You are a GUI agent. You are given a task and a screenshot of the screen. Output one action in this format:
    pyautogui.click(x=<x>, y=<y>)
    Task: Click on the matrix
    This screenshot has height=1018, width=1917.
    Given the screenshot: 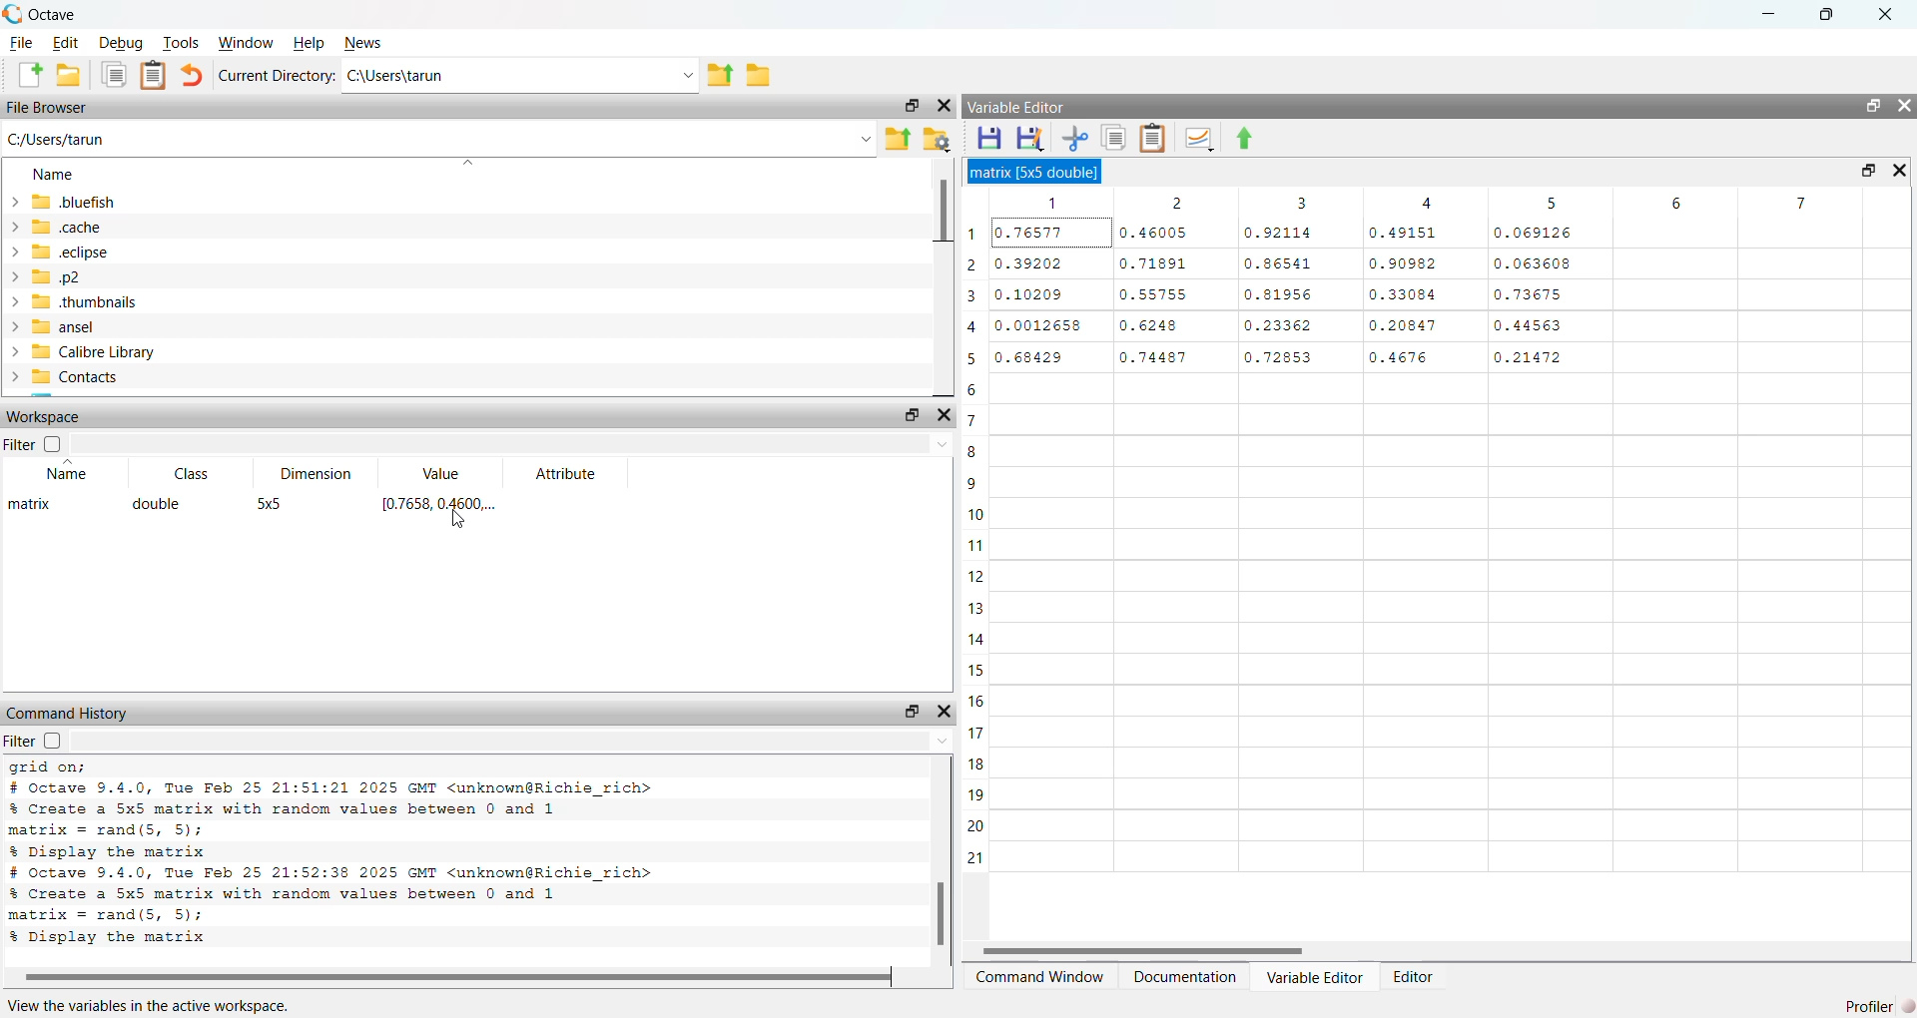 What is the action you would take?
    pyautogui.click(x=36, y=511)
    